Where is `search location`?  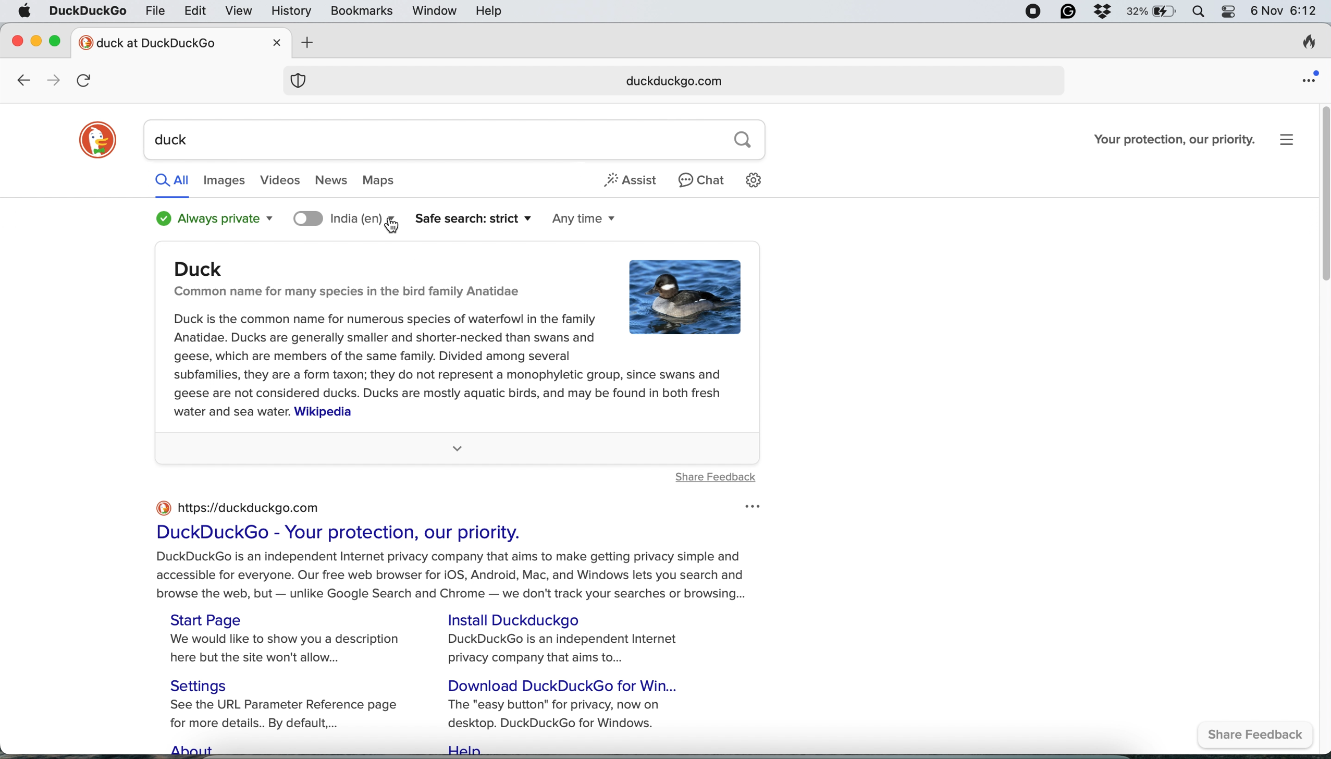
search location is located at coordinates (361, 218).